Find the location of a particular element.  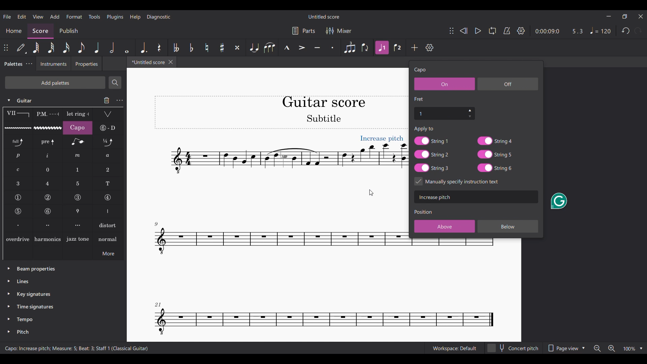

String number 6 is located at coordinates (48, 211).